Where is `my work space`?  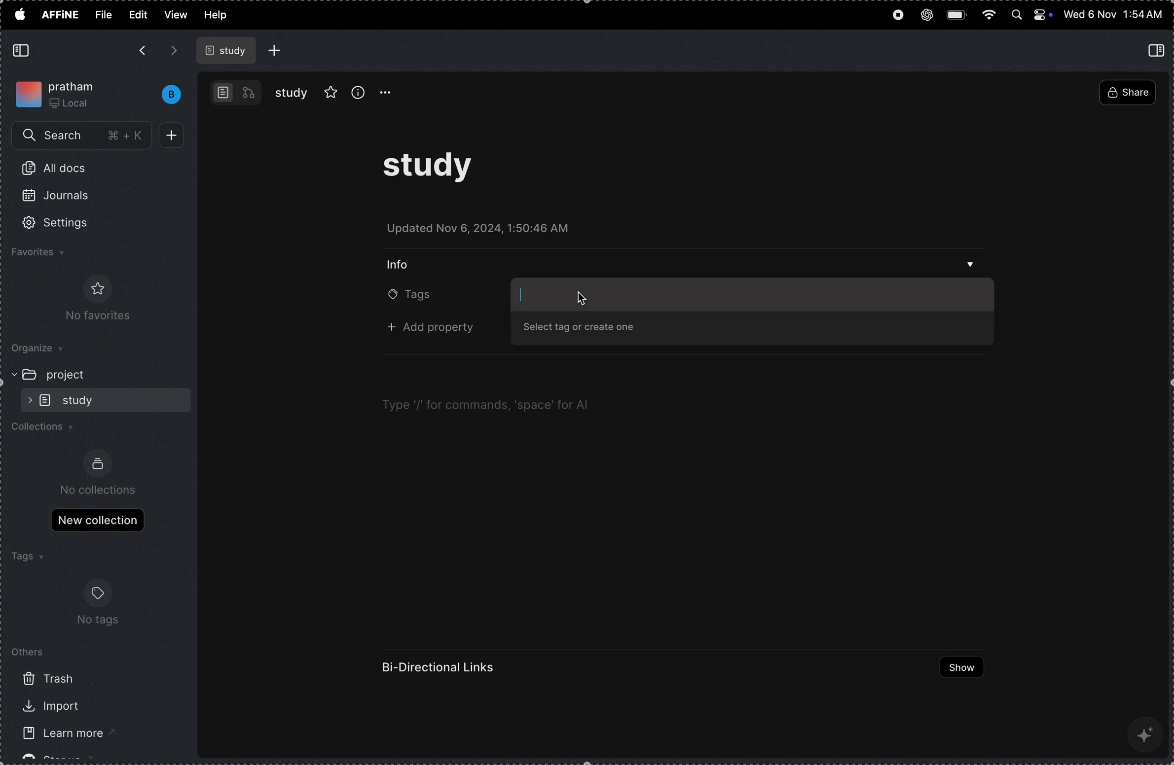 my work space is located at coordinates (59, 92).